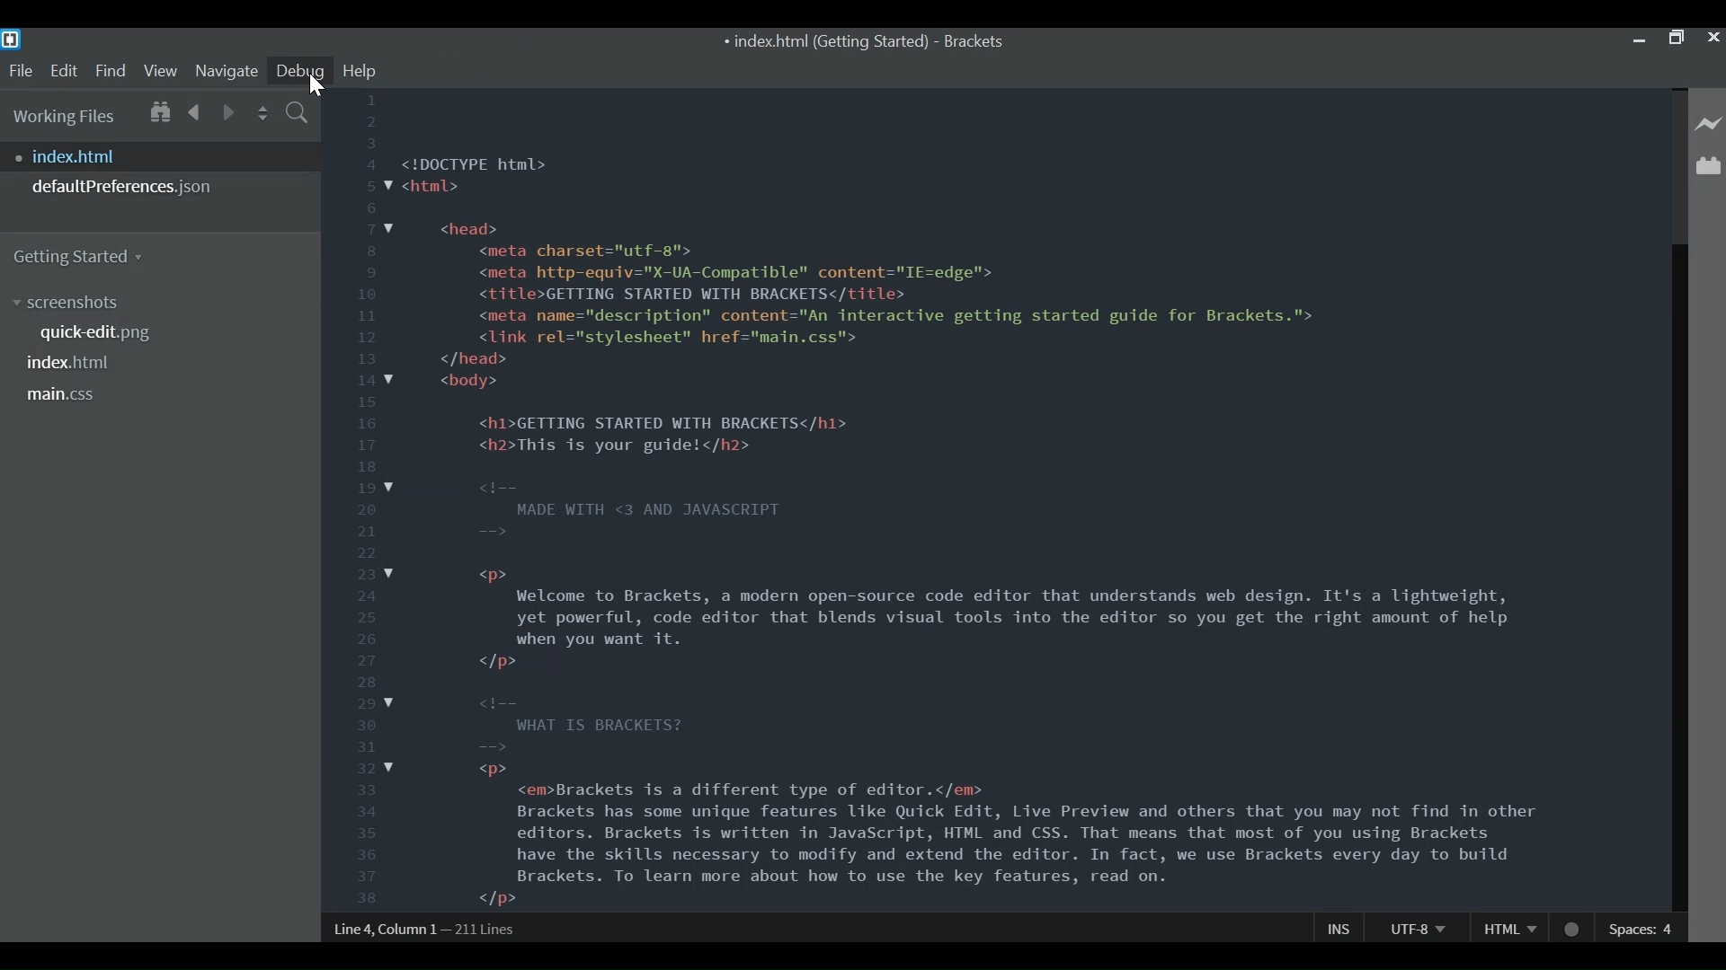 This screenshot has width=1726, height=970. Describe the element at coordinates (363, 500) in the screenshot. I see `line number` at that location.